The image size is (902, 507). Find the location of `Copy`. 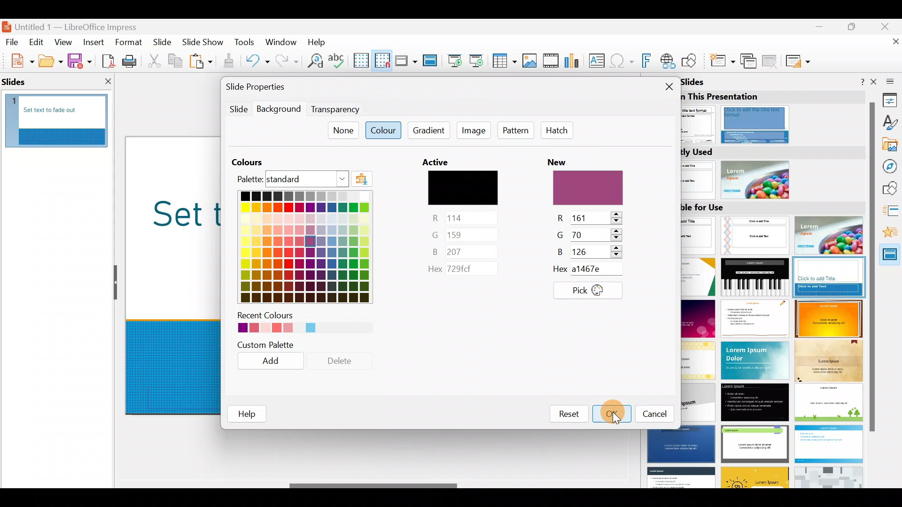

Copy is located at coordinates (174, 61).